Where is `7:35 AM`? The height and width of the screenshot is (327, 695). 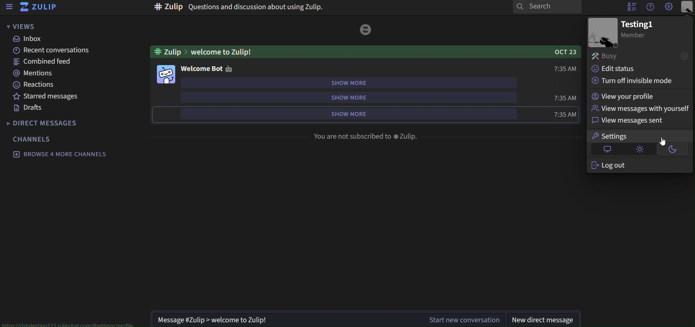
7:35 AM is located at coordinates (566, 114).